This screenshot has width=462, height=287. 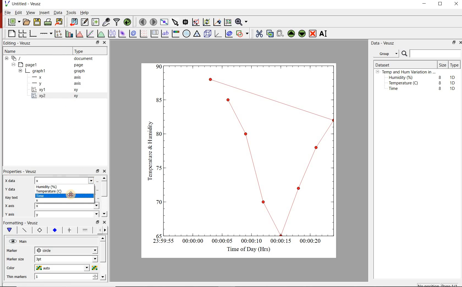 I want to click on x, so click(x=40, y=77).